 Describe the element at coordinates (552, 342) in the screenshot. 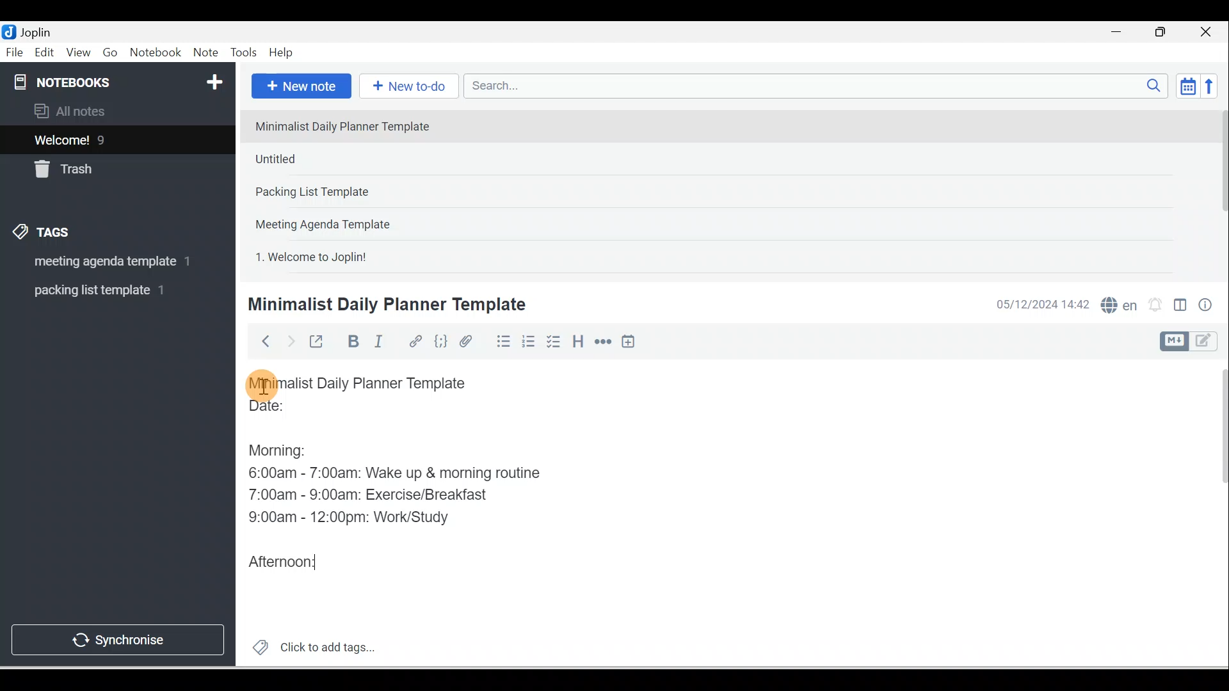

I see `Checkbox` at that location.